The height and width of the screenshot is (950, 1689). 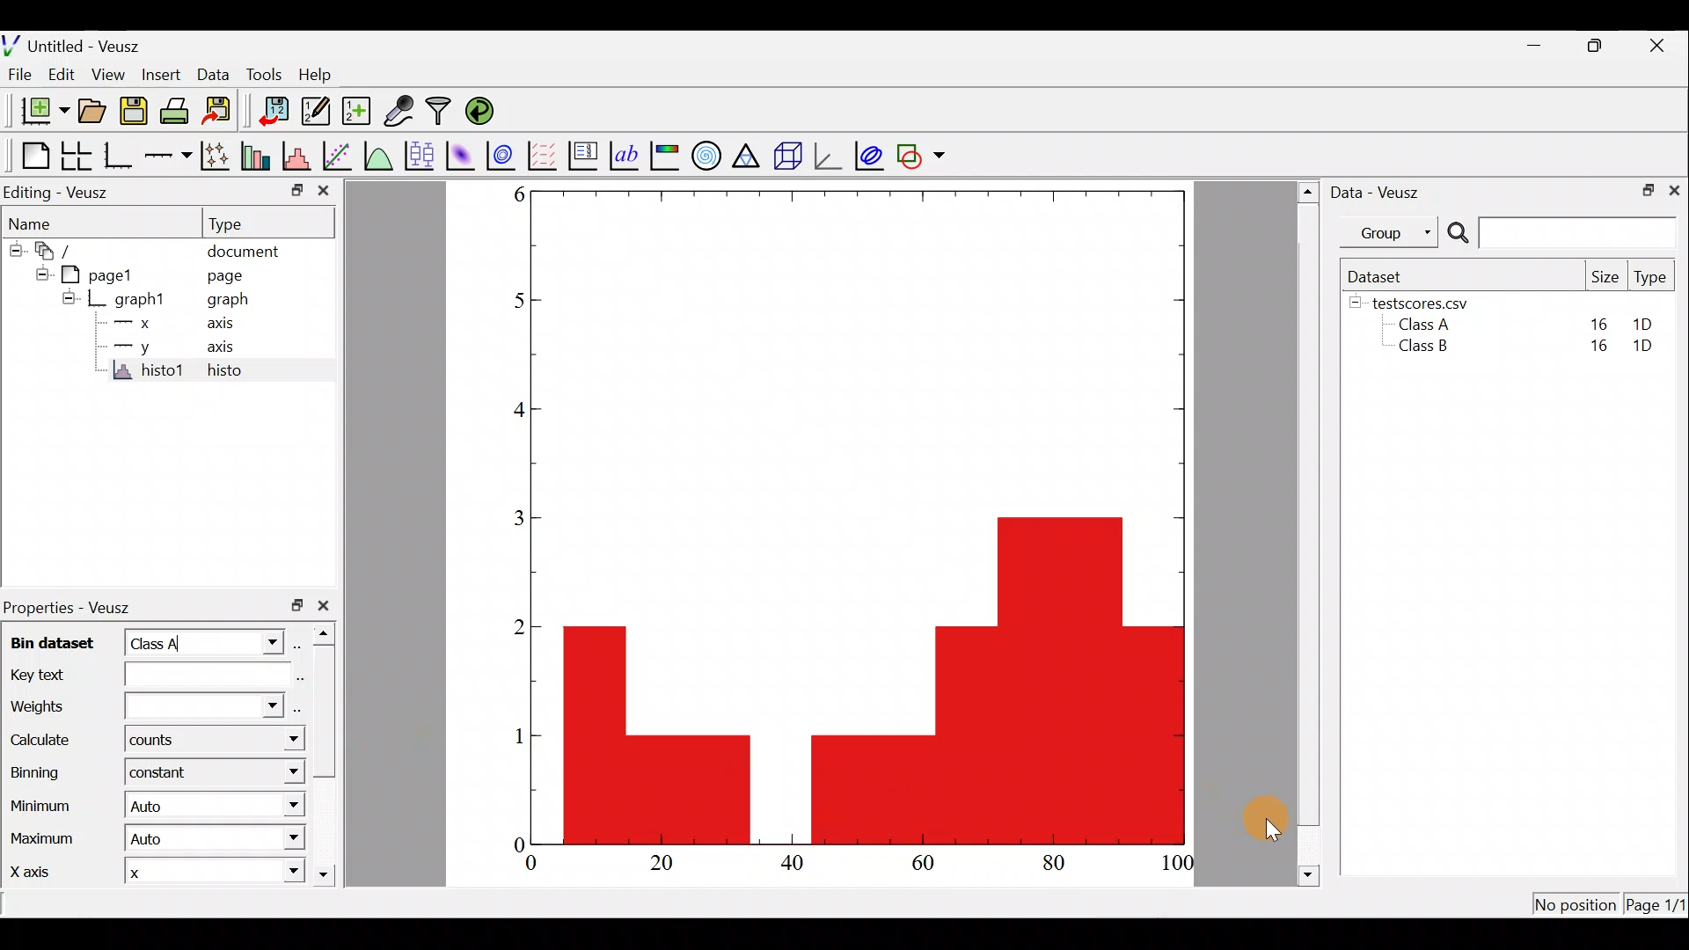 I want to click on Data - Veusz, so click(x=1385, y=192).